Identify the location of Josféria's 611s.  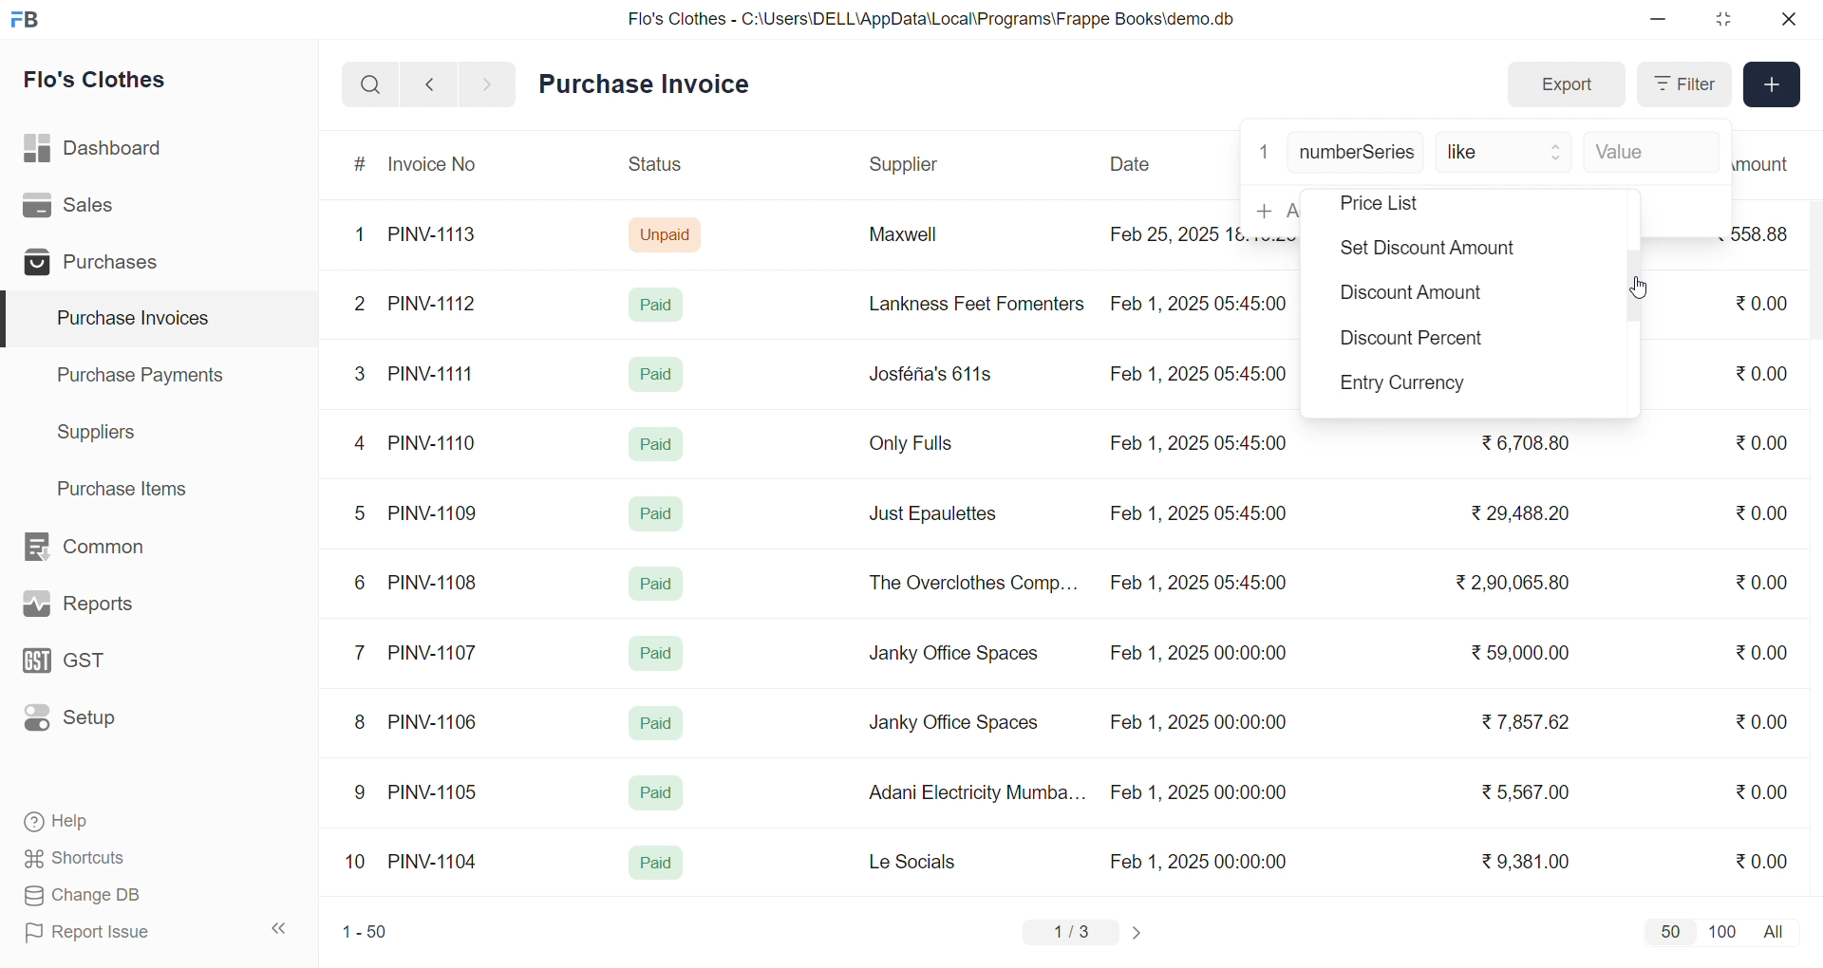
(928, 371).